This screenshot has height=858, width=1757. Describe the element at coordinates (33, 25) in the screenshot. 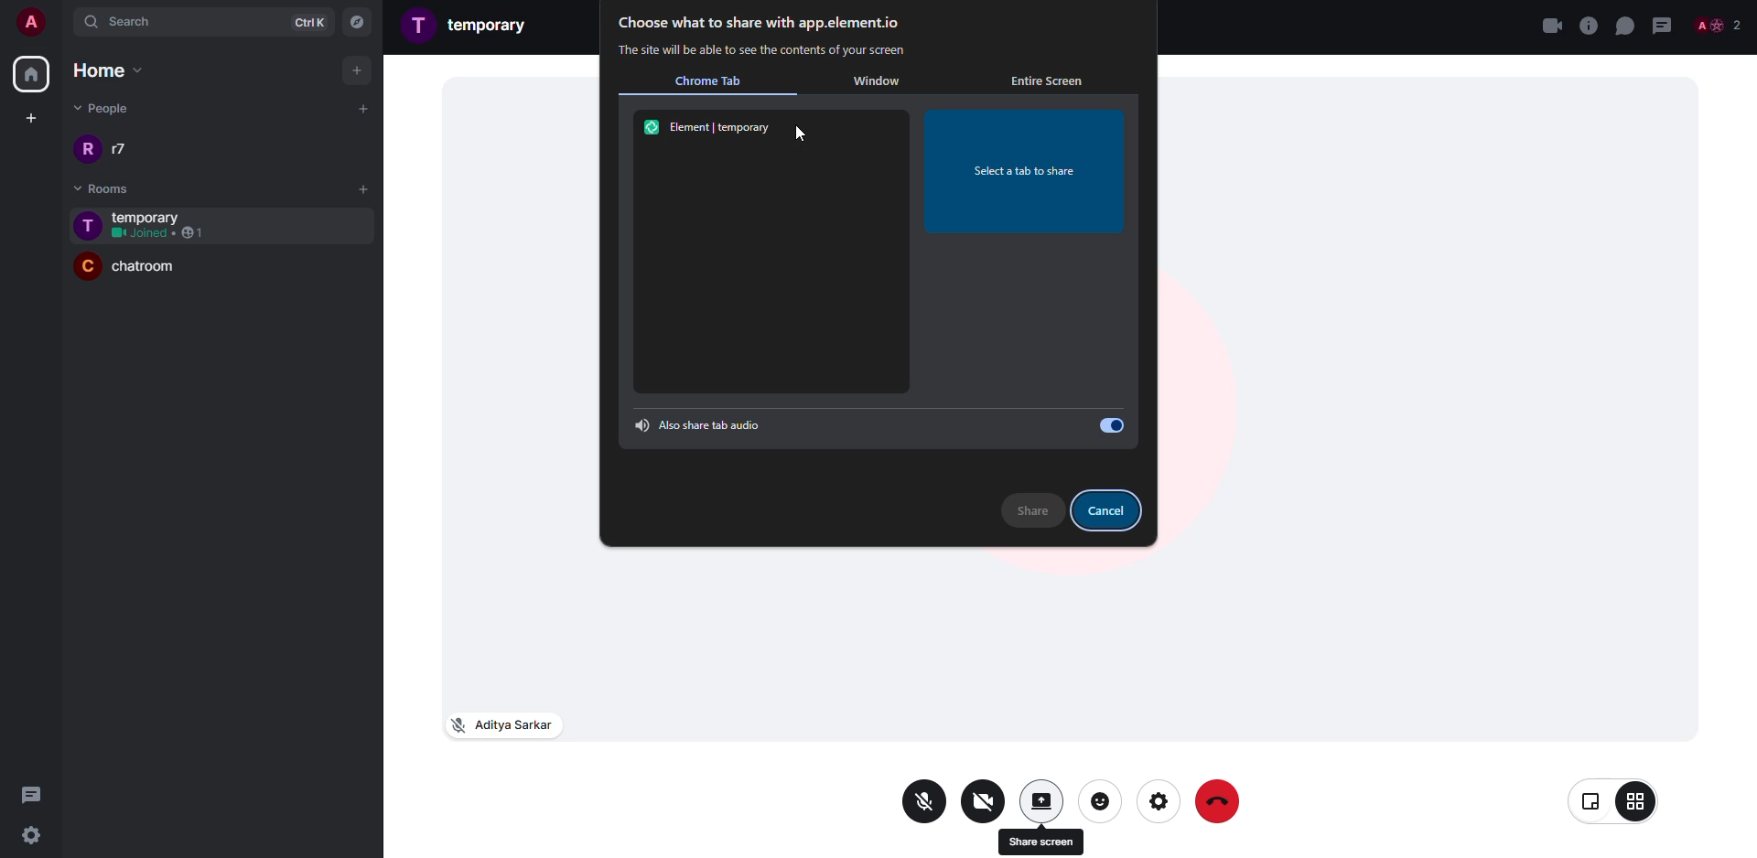

I see `account` at that location.